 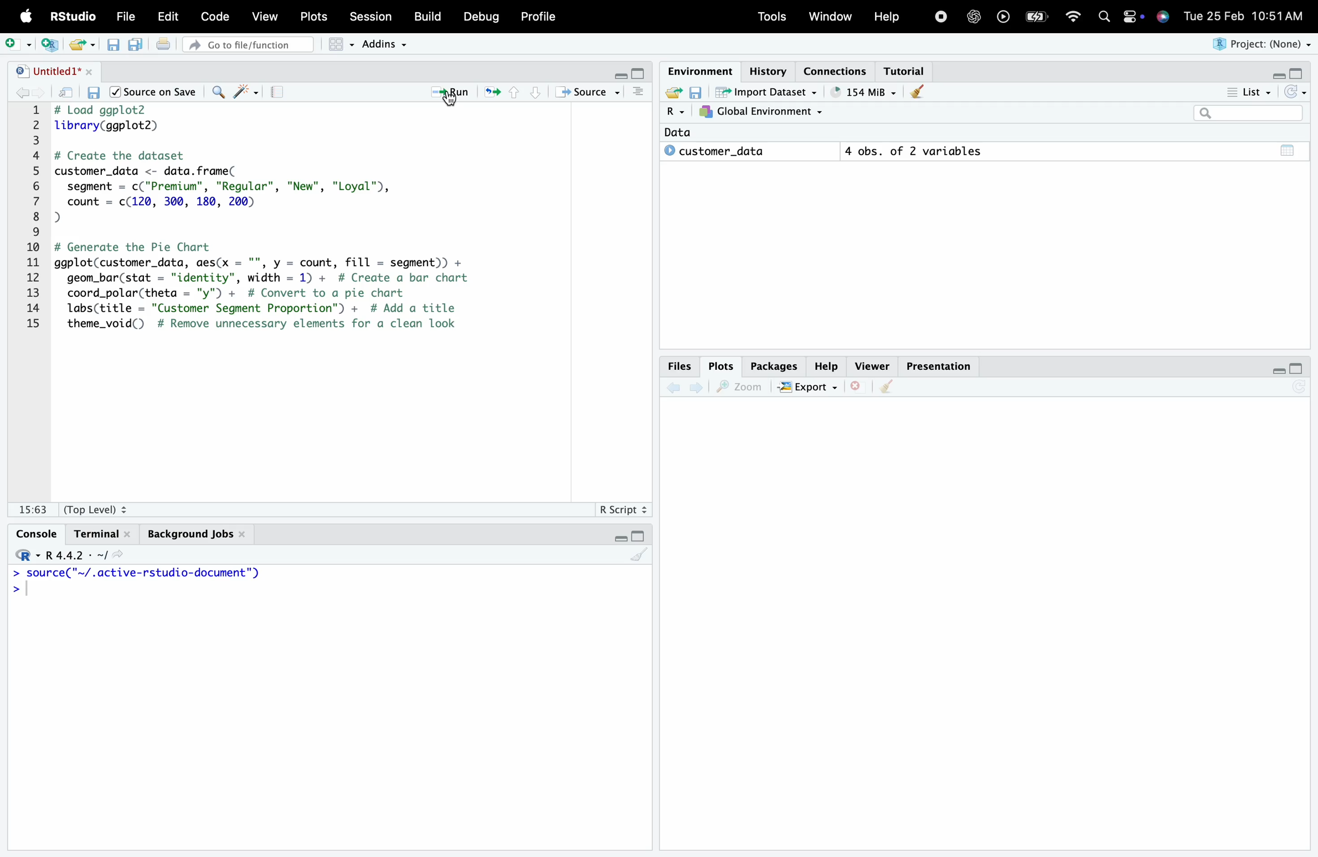 What do you see at coordinates (245, 93) in the screenshot?
I see `reformat code` at bounding box center [245, 93].